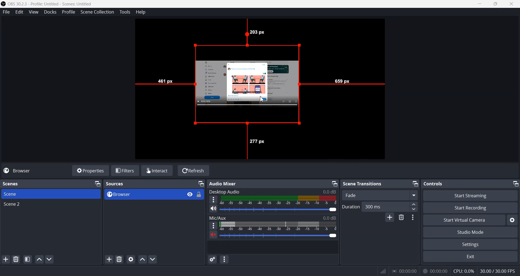  Describe the element at coordinates (513, 220) in the screenshot. I see `Configure virtual camera` at that location.